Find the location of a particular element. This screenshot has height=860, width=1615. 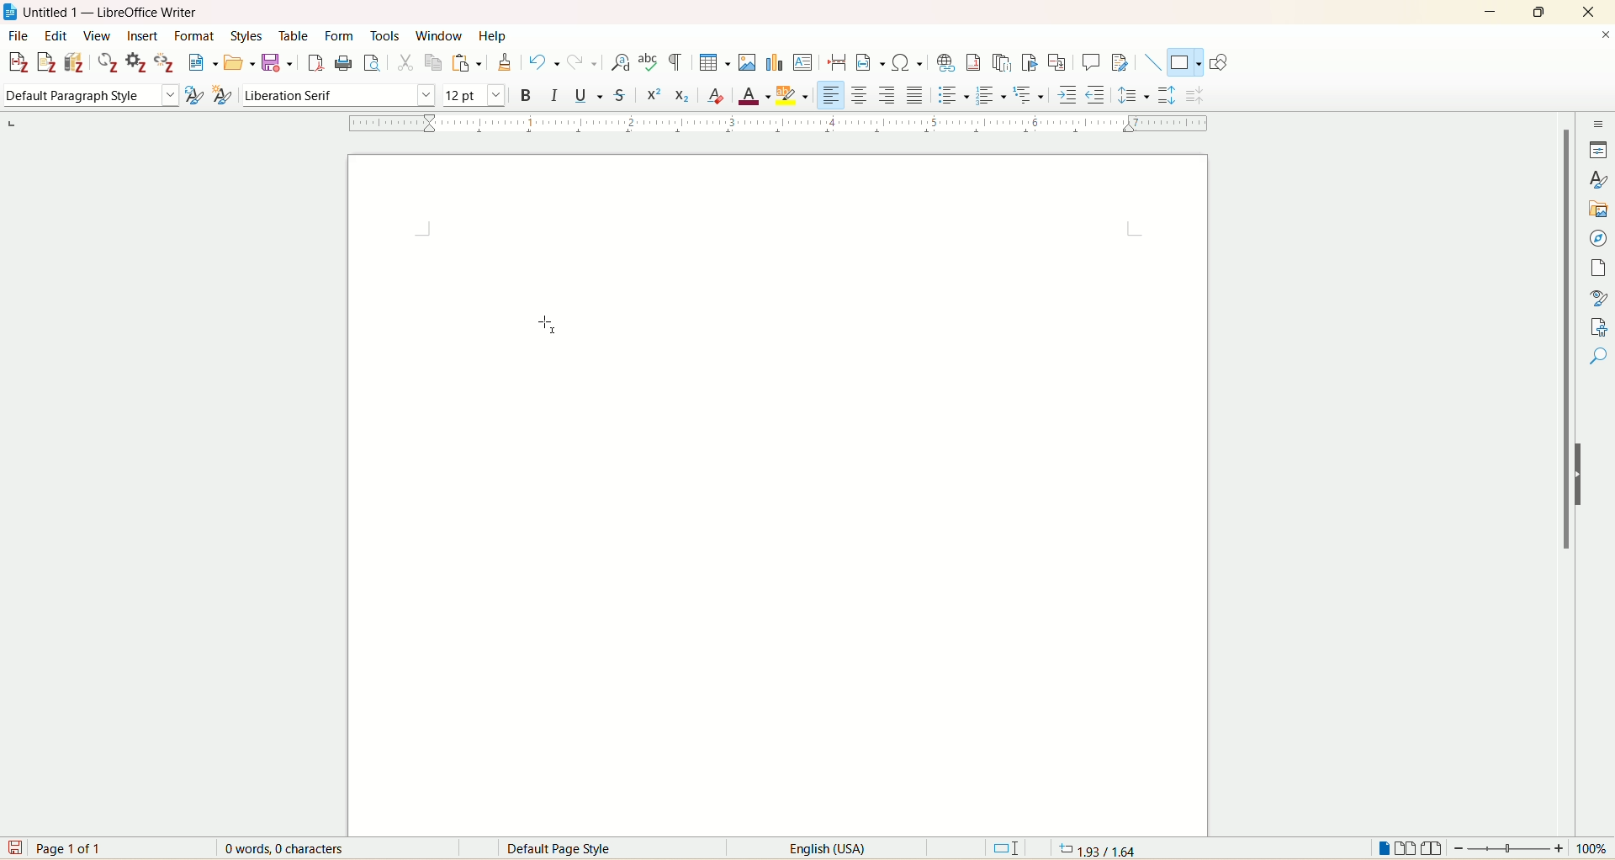

cursor is located at coordinates (537, 324).